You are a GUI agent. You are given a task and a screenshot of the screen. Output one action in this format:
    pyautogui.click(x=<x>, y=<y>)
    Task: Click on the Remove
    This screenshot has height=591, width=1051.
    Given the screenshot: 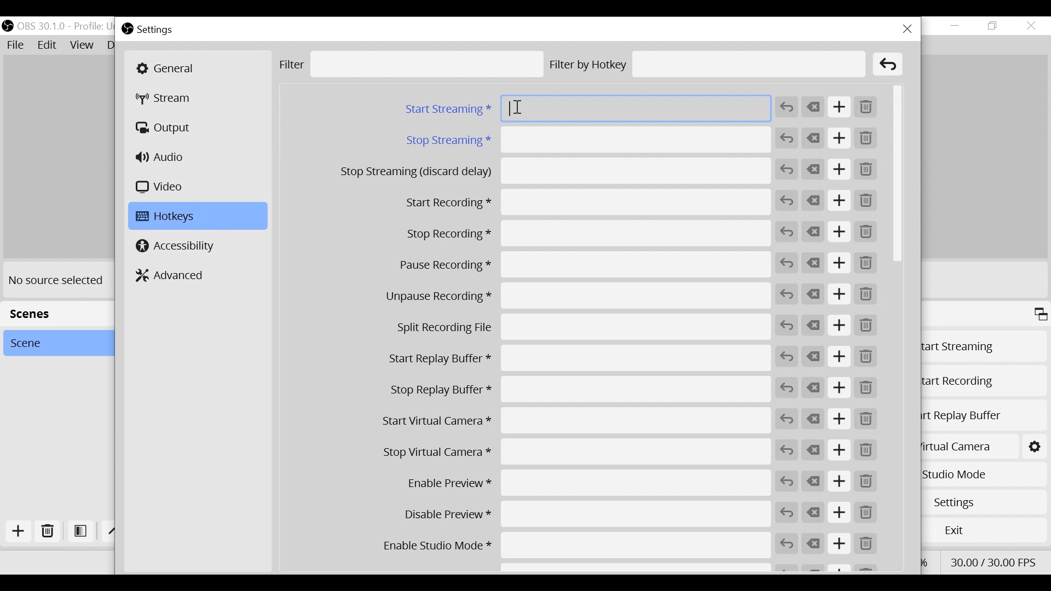 What is the action you would take?
    pyautogui.click(x=863, y=233)
    